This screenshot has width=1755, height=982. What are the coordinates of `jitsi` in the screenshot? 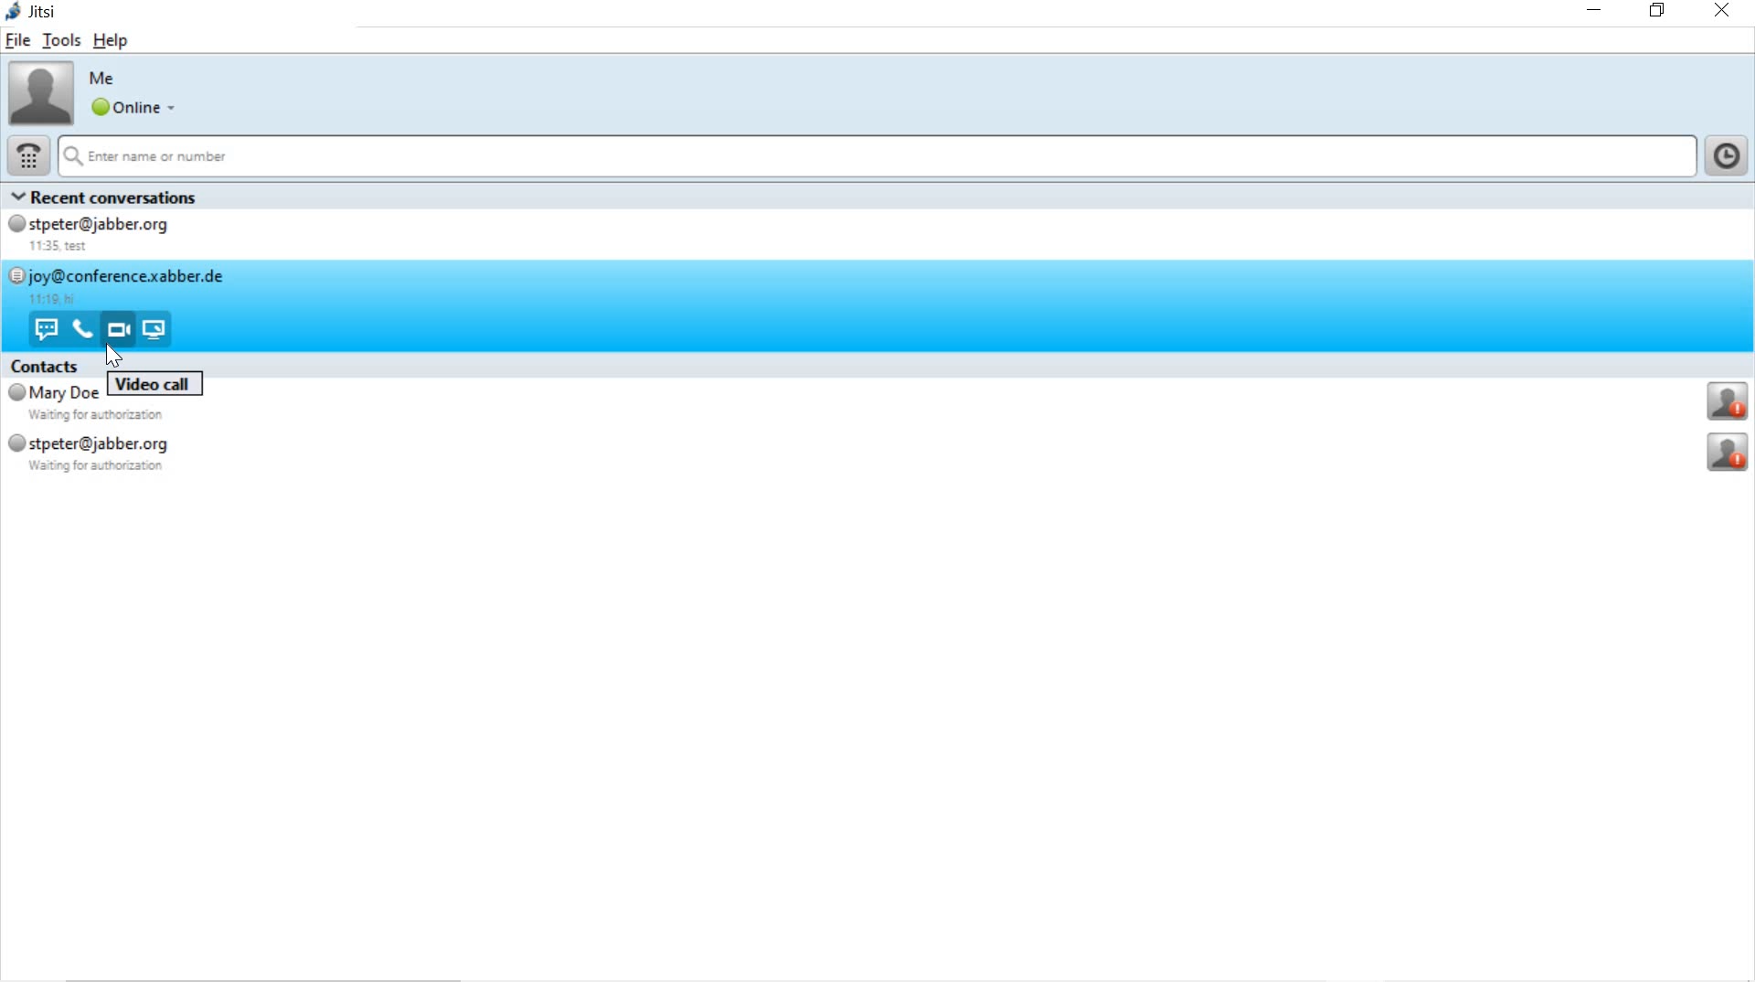 It's located at (36, 14).